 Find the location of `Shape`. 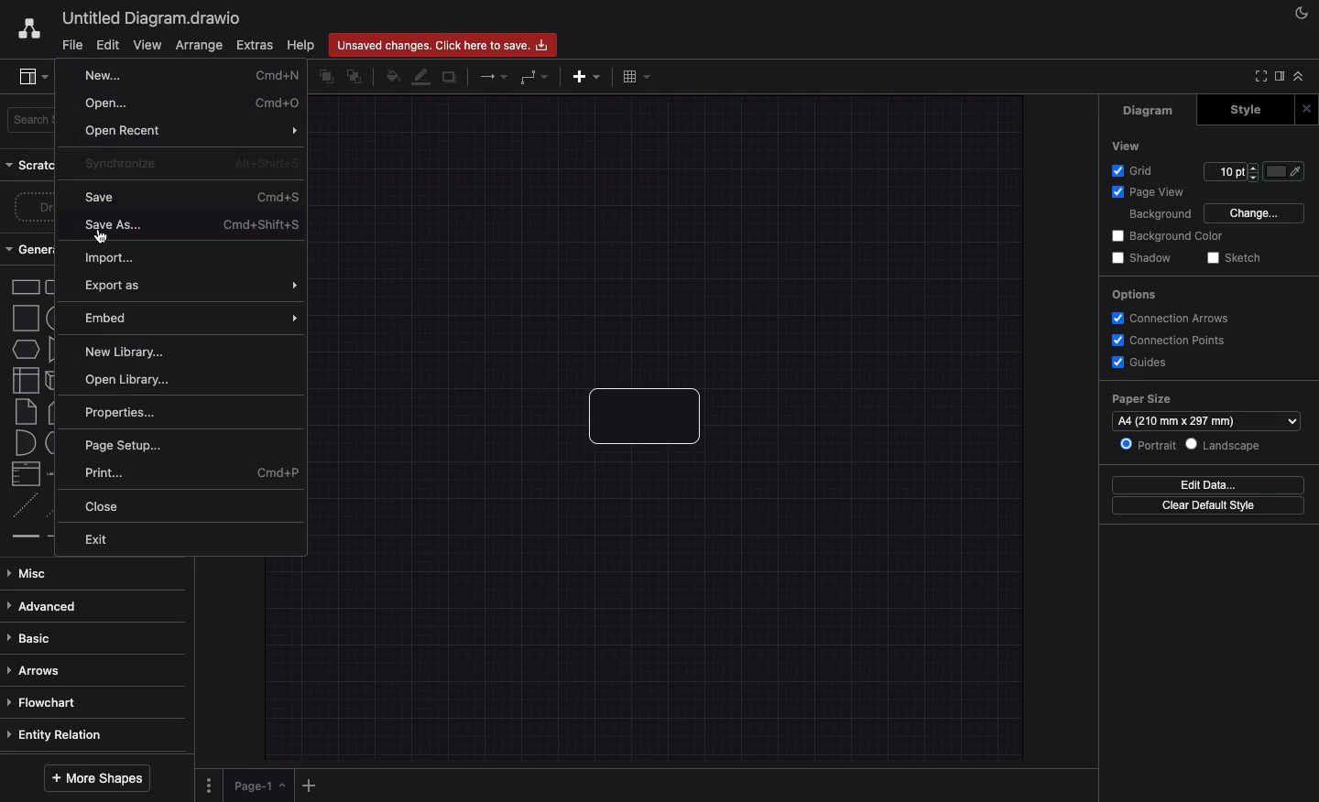

Shape is located at coordinates (653, 420).